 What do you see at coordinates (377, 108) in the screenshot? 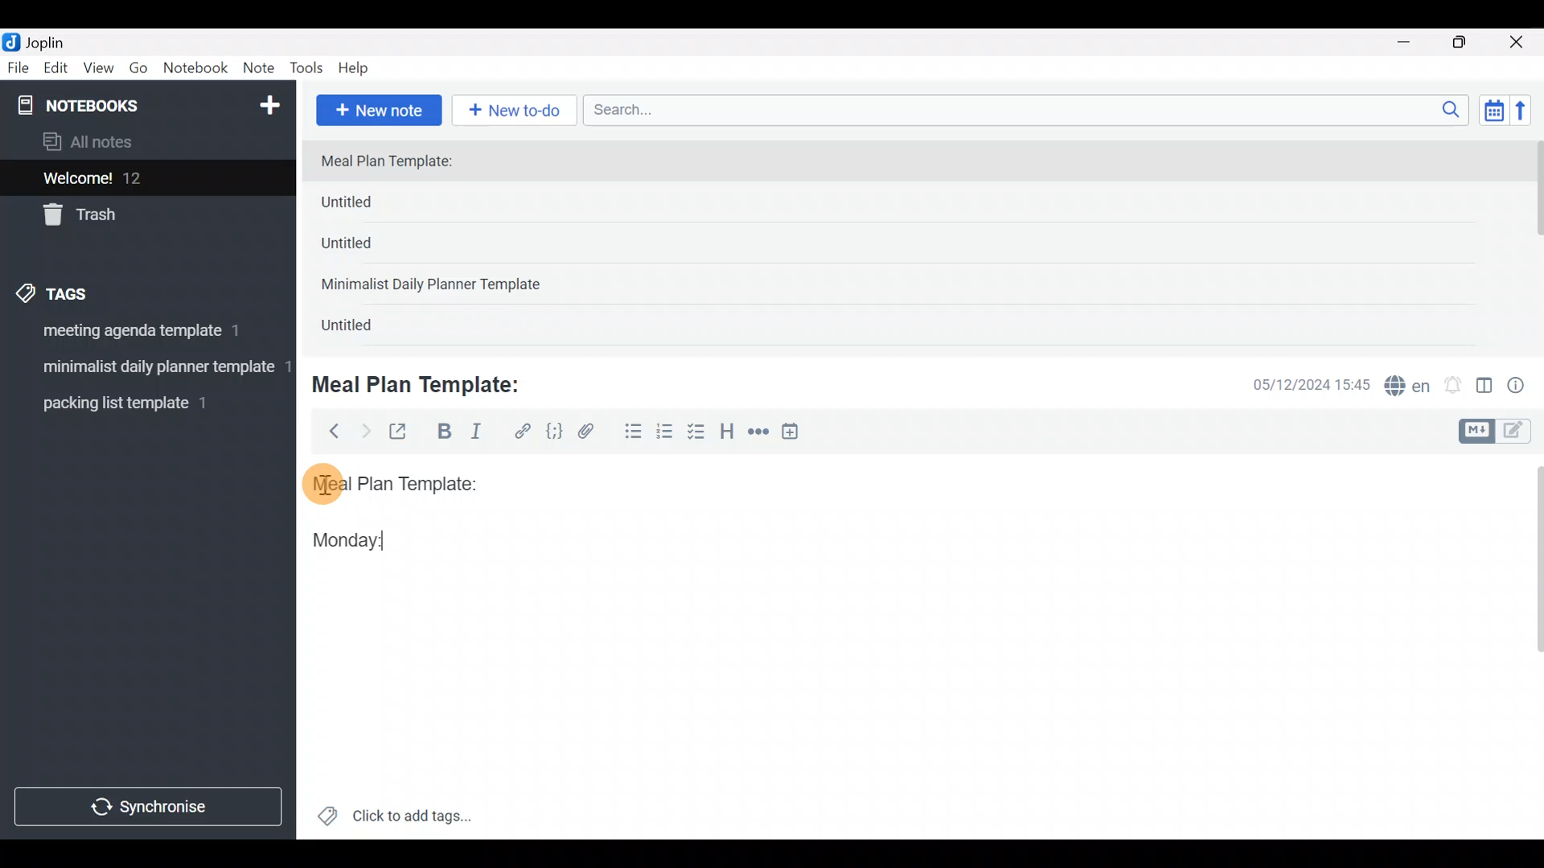
I see `New note` at bounding box center [377, 108].